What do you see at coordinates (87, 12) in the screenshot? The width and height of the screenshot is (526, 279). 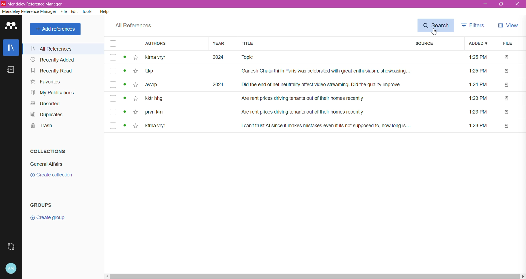 I see `Tools` at bounding box center [87, 12].